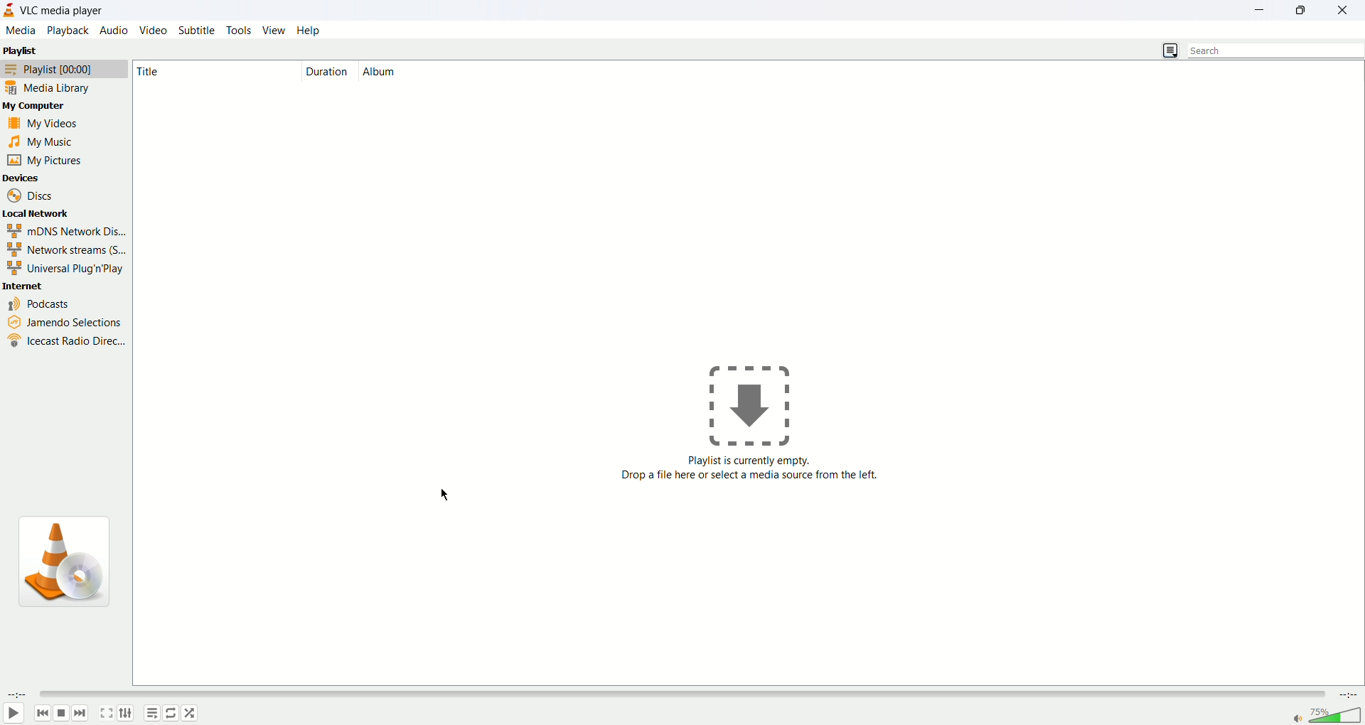  Describe the element at coordinates (1294, 719) in the screenshot. I see `mute/unmute` at that location.